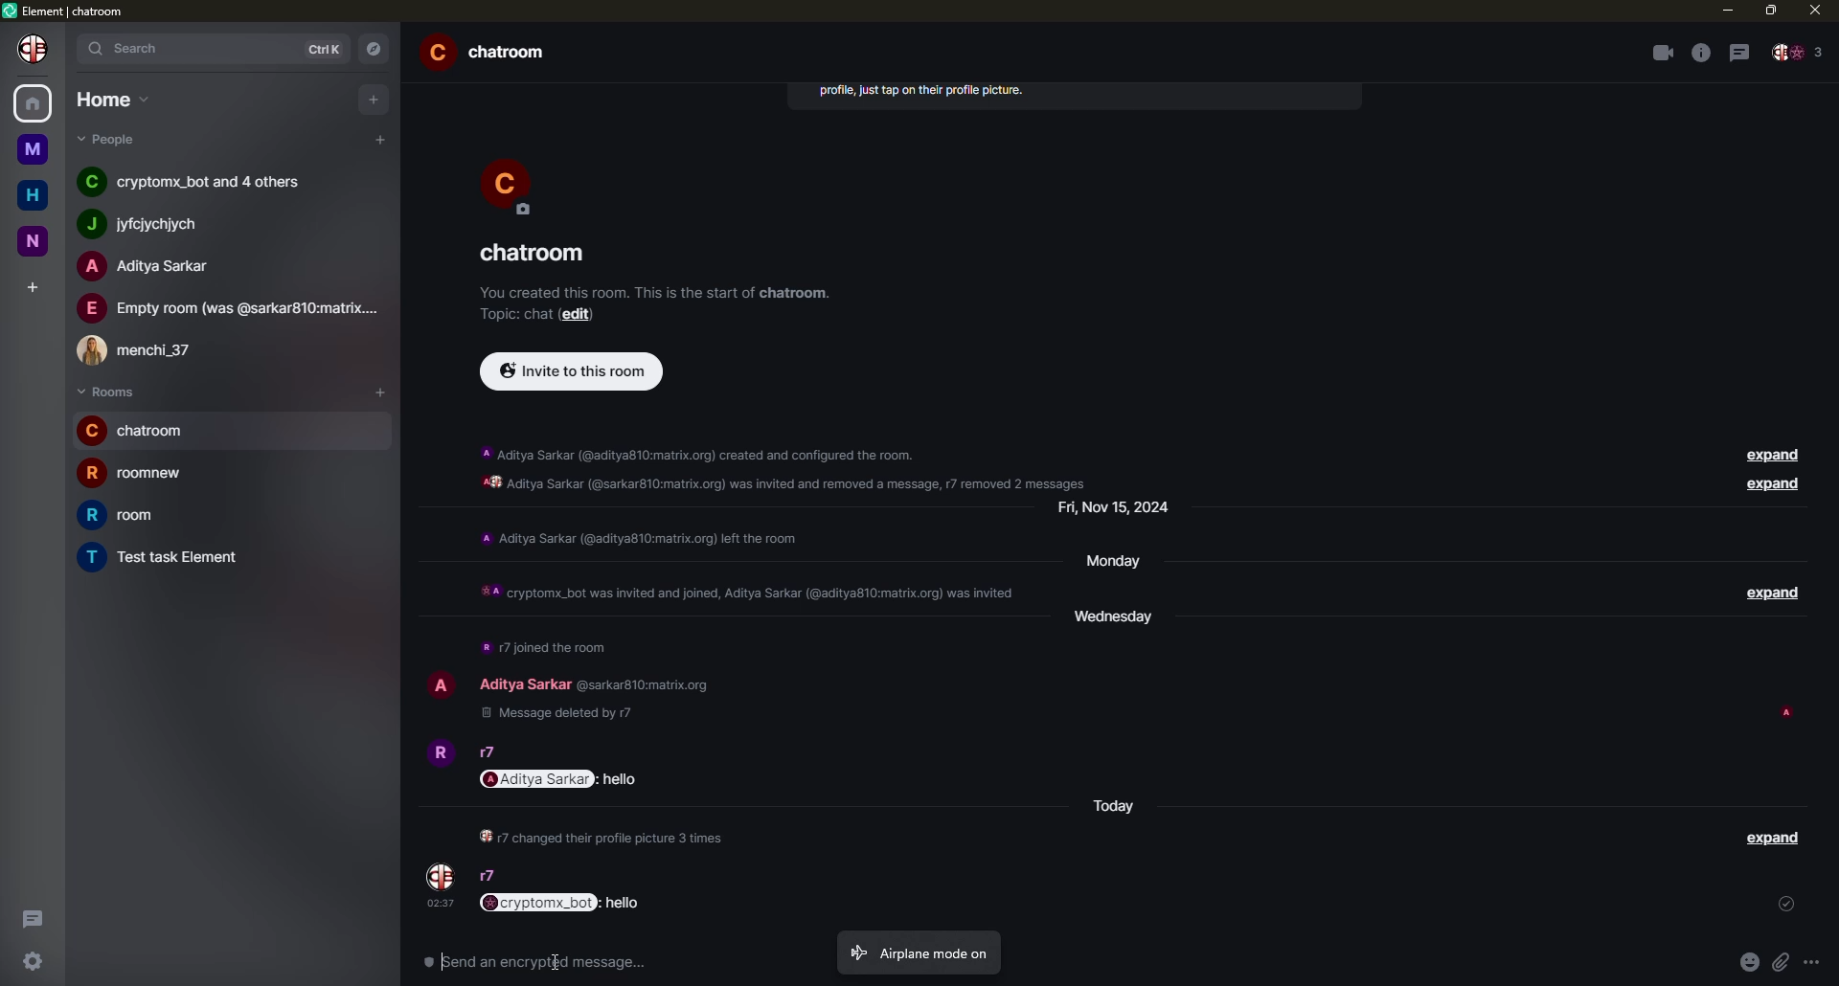 The image size is (1839, 986). What do you see at coordinates (1121, 511) in the screenshot?
I see `day` at bounding box center [1121, 511].